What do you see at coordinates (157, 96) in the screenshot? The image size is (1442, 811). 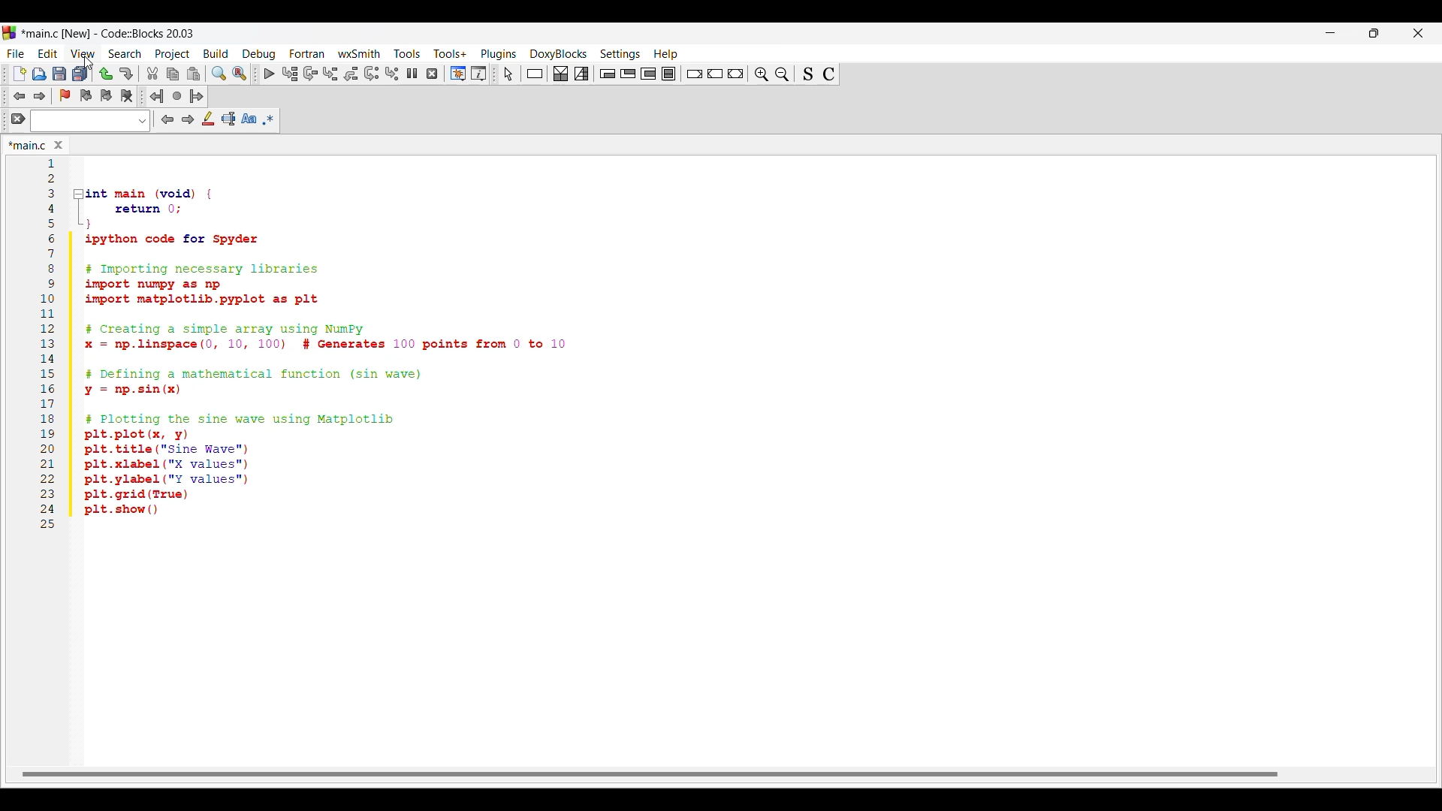 I see `Jump back` at bounding box center [157, 96].